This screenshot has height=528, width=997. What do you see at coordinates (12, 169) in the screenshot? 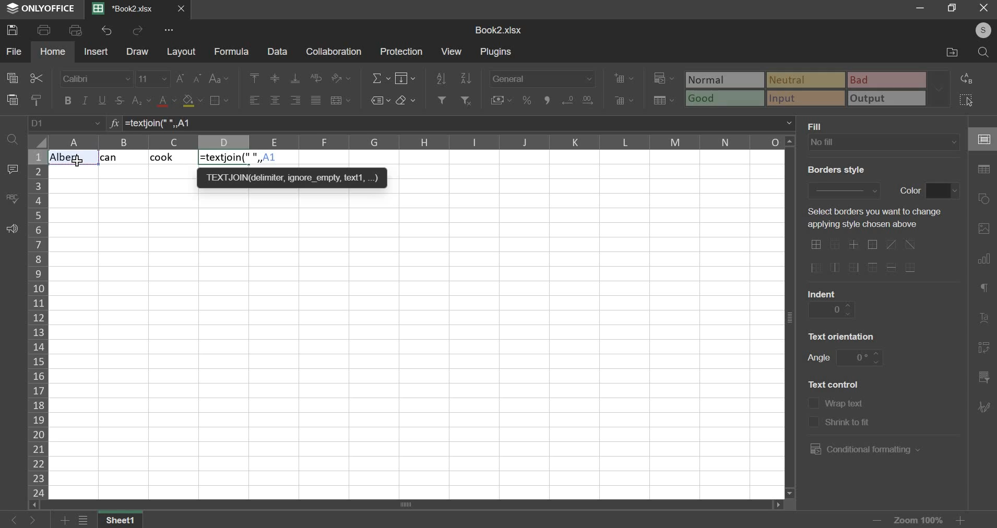
I see `comment` at bounding box center [12, 169].